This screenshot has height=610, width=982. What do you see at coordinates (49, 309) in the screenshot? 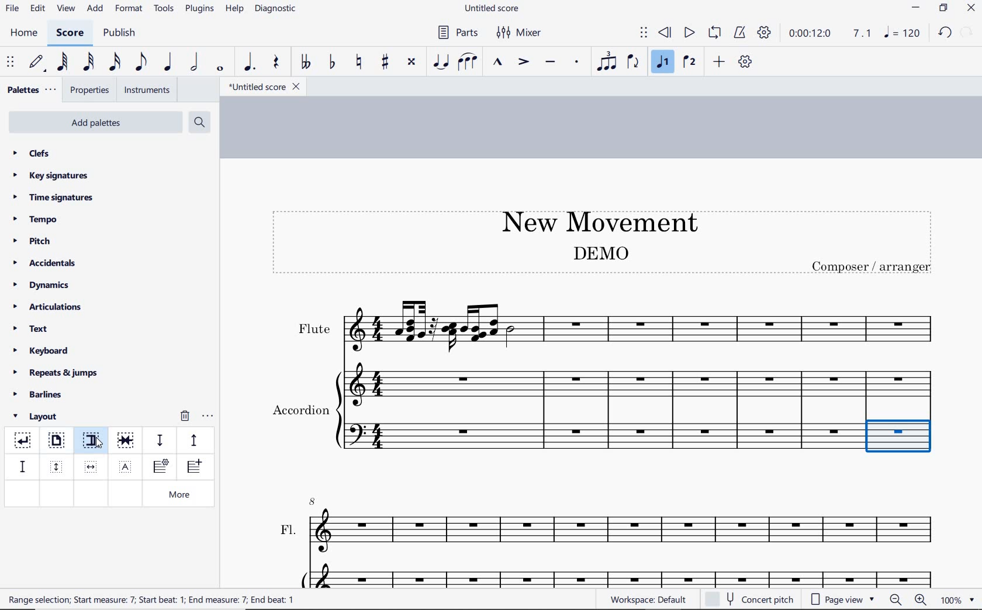
I see `articulations` at bounding box center [49, 309].